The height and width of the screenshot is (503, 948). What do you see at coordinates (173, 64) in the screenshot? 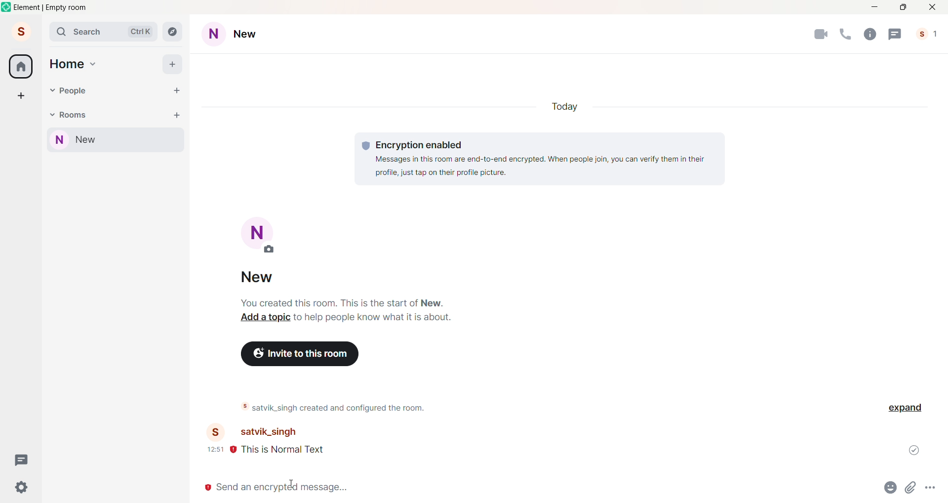
I see `Add` at bounding box center [173, 64].